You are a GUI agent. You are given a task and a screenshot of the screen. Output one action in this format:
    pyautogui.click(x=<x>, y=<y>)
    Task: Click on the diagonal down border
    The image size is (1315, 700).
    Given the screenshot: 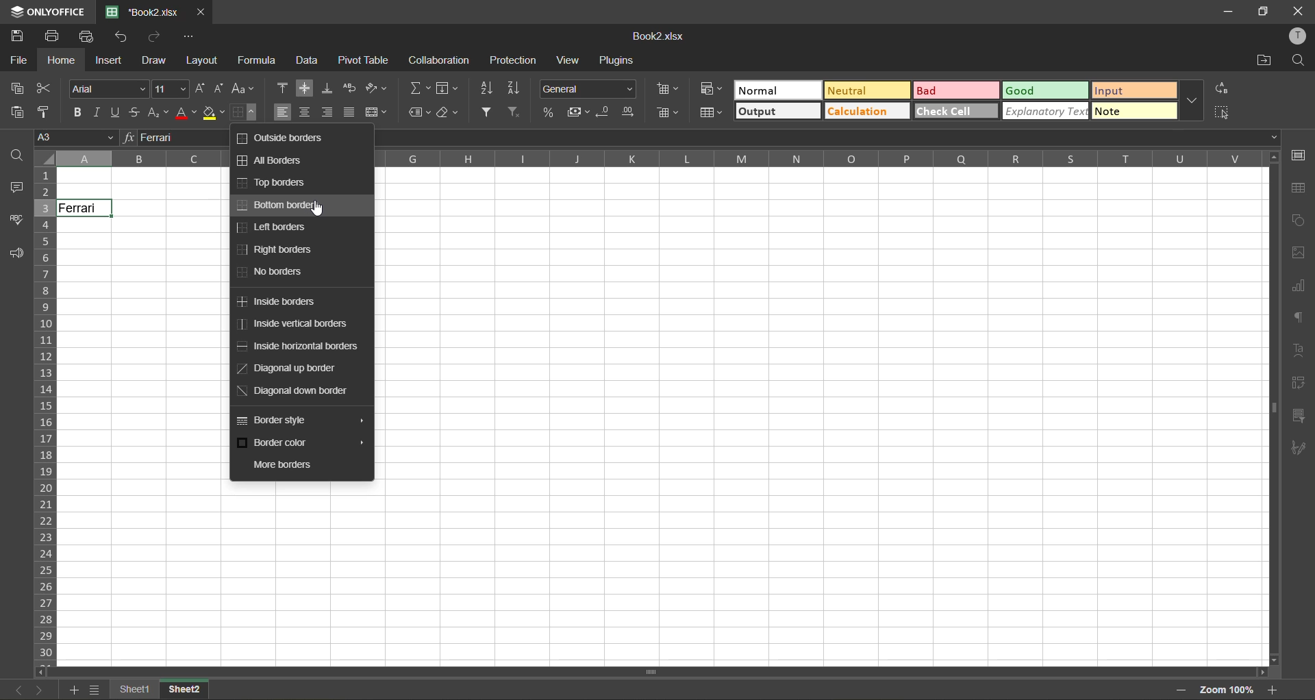 What is the action you would take?
    pyautogui.click(x=292, y=392)
    